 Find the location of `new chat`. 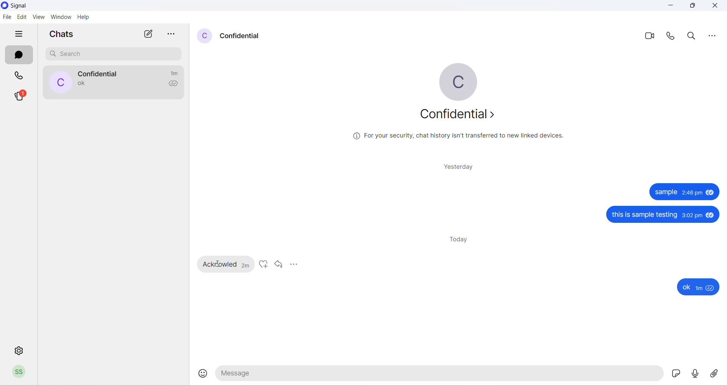

new chat is located at coordinates (148, 34).